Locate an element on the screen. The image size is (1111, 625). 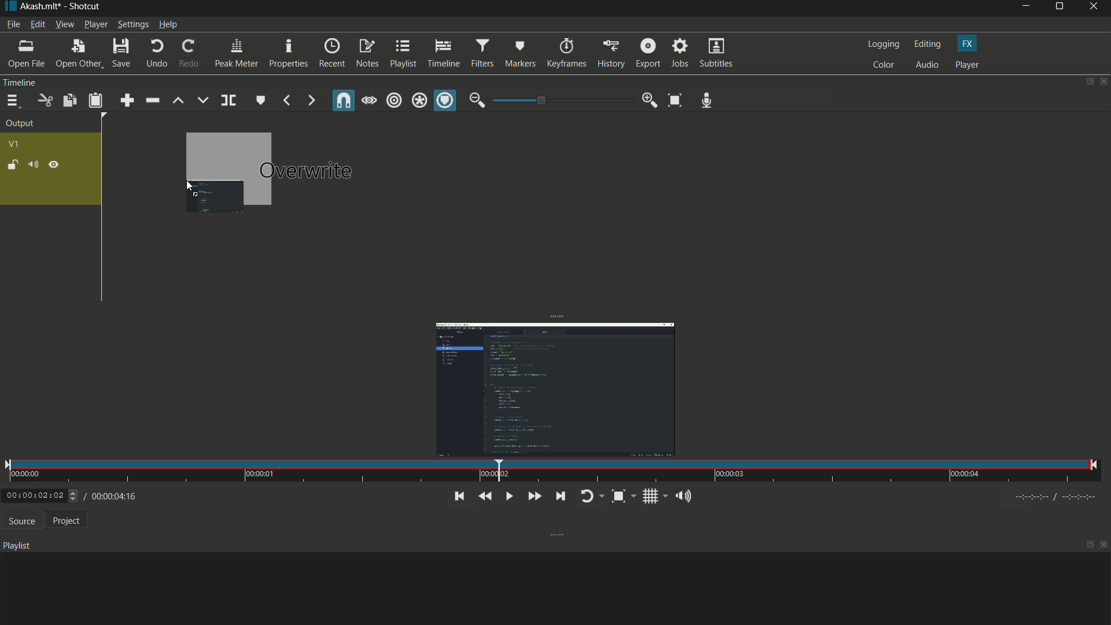
0:00:02:02  is located at coordinates (41, 495).